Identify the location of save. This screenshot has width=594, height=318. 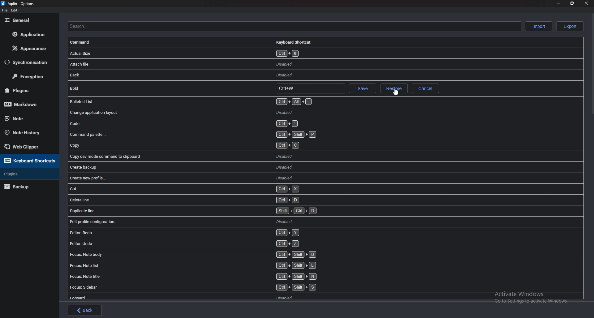
(363, 88).